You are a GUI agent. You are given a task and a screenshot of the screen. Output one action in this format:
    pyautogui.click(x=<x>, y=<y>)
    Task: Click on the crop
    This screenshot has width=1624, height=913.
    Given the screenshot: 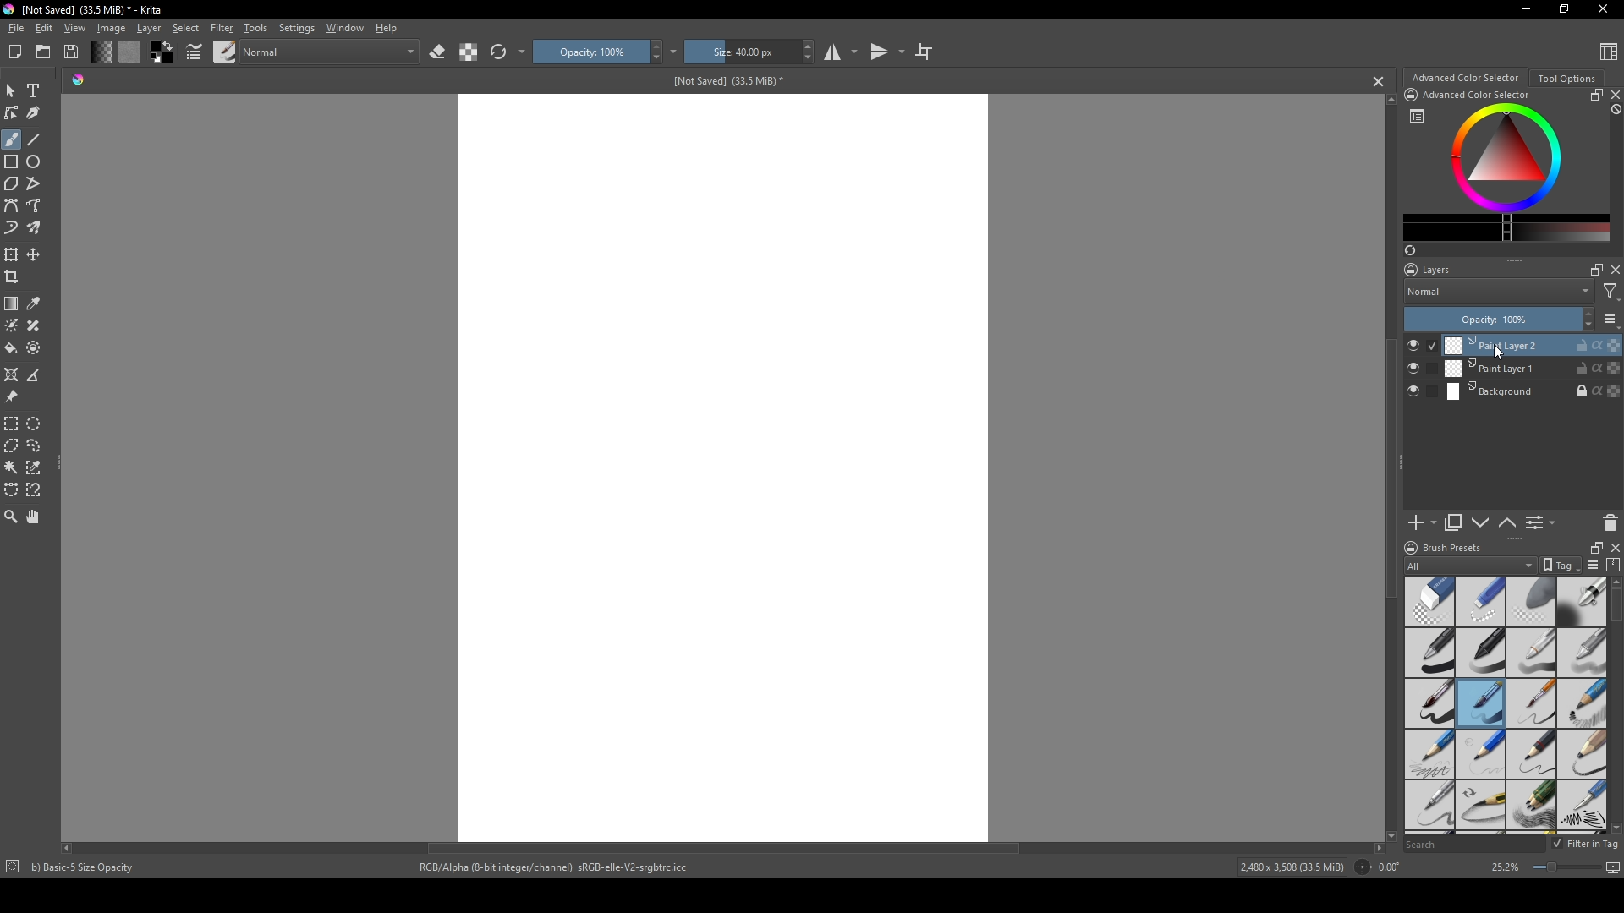 What is the action you would take?
    pyautogui.click(x=924, y=51)
    